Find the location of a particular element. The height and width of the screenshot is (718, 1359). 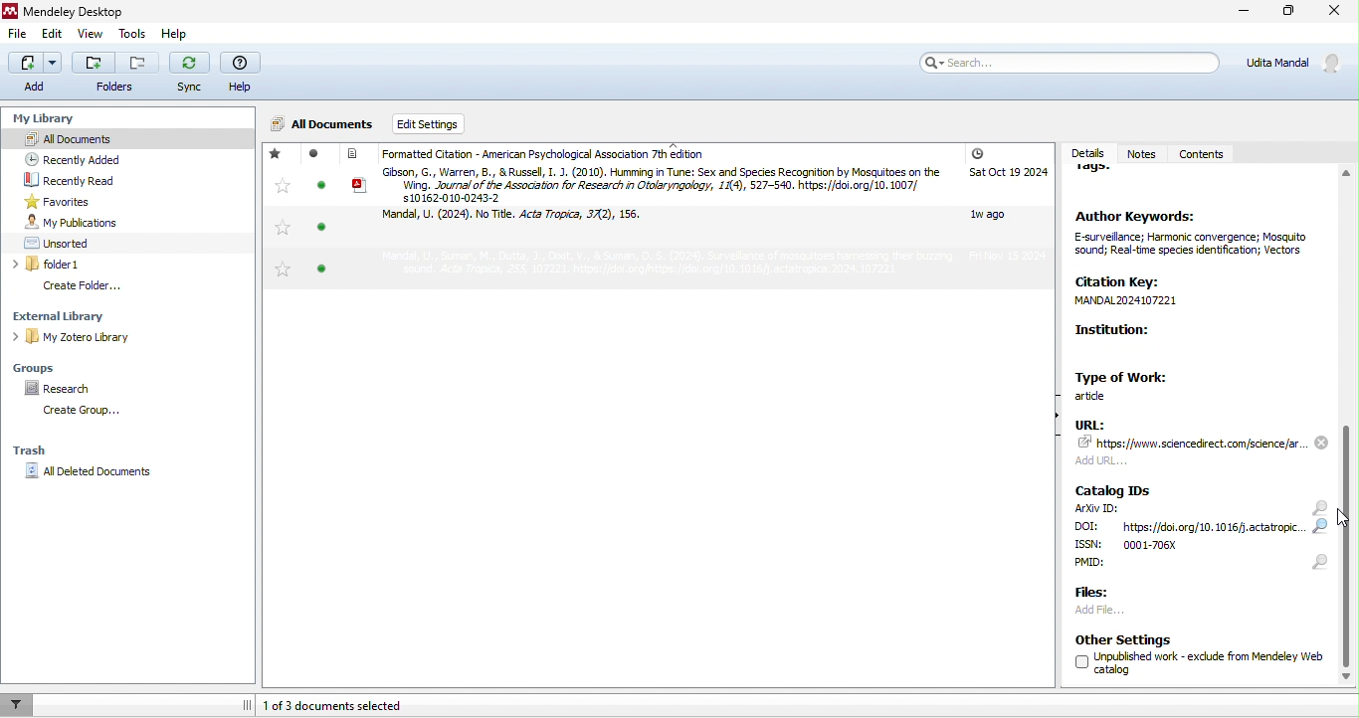

files is located at coordinates (1098, 594).